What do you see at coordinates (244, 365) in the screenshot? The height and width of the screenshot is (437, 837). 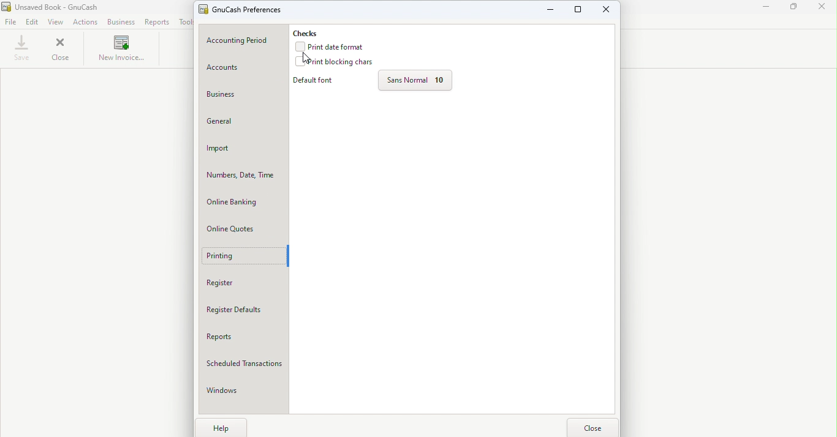 I see `Scheduled Transactions` at bounding box center [244, 365].